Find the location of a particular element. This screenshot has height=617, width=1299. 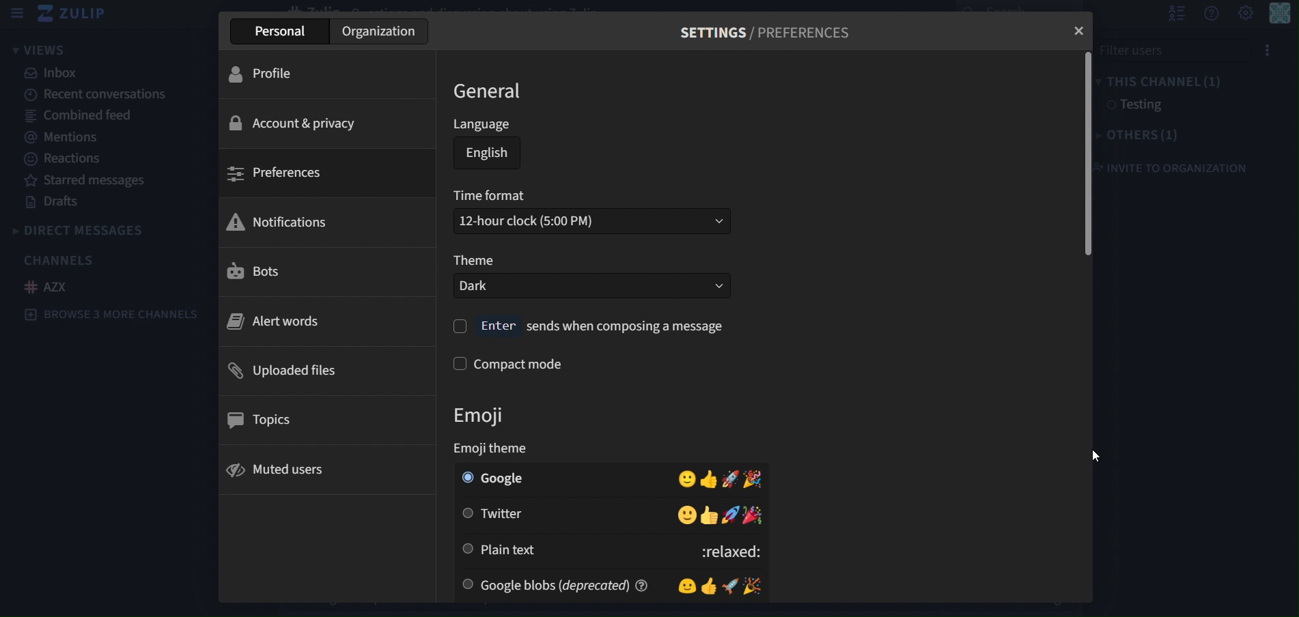

personal is located at coordinates (281, 31).